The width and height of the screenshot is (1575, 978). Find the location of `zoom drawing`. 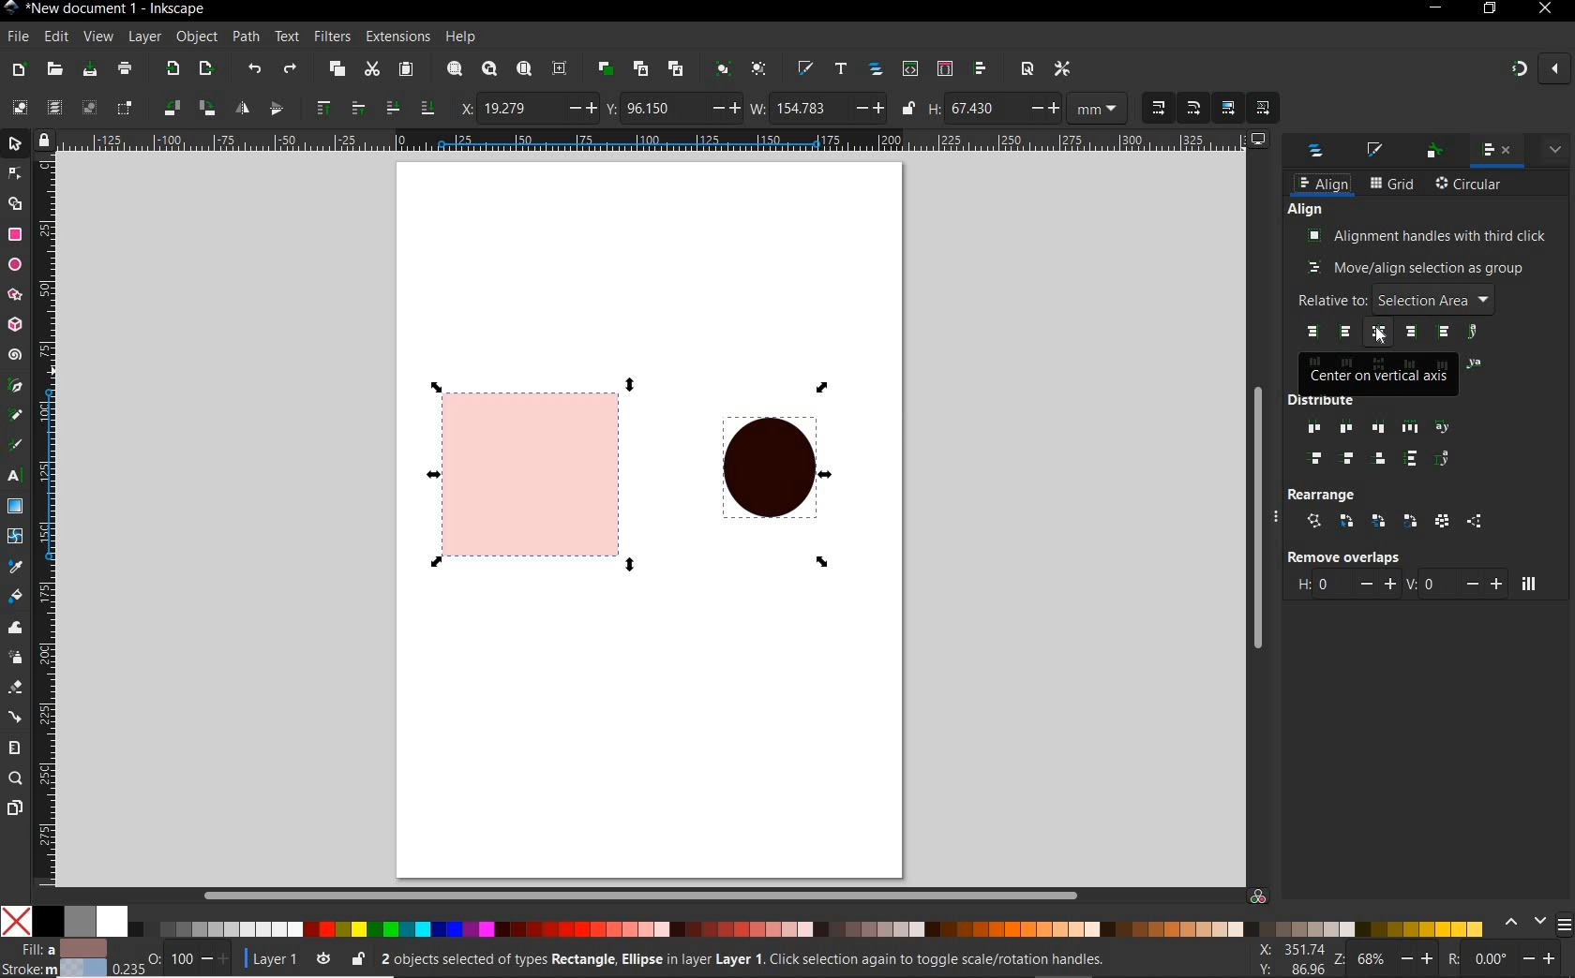

zoom drawing is located at coordinates (490, 68).